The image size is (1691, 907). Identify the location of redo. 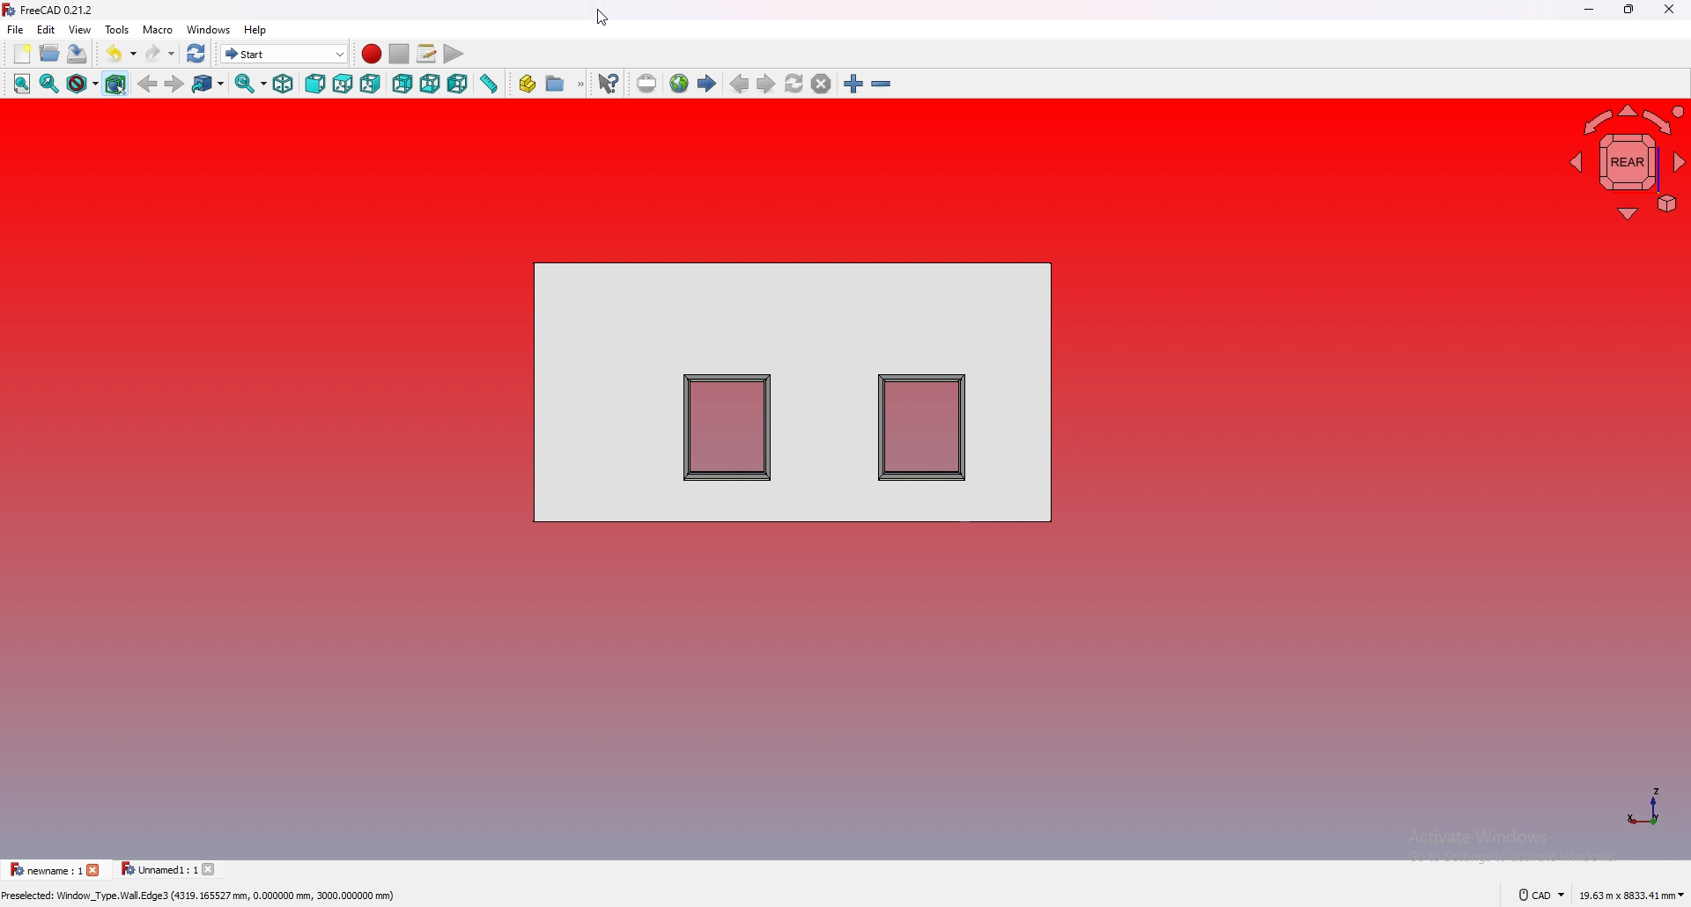
(159, 53).